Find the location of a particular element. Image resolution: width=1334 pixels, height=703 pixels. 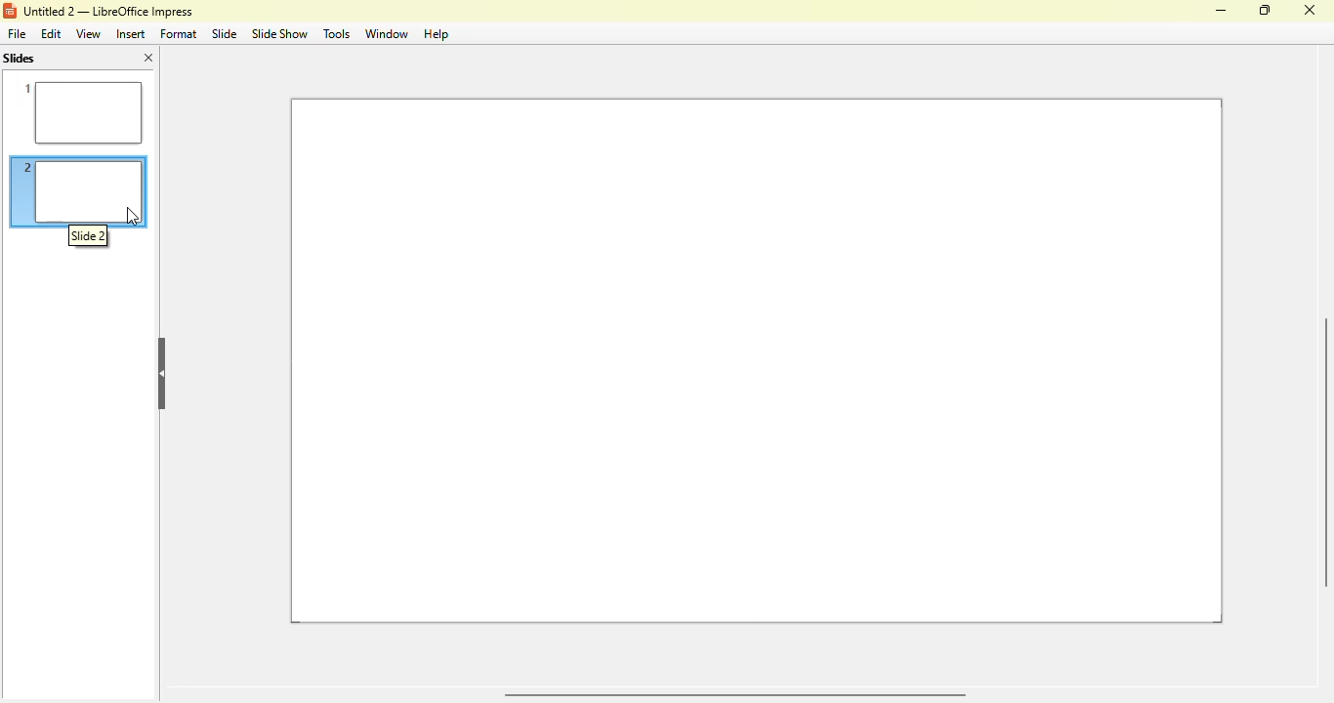

edit is located at coordinates (52, 34).